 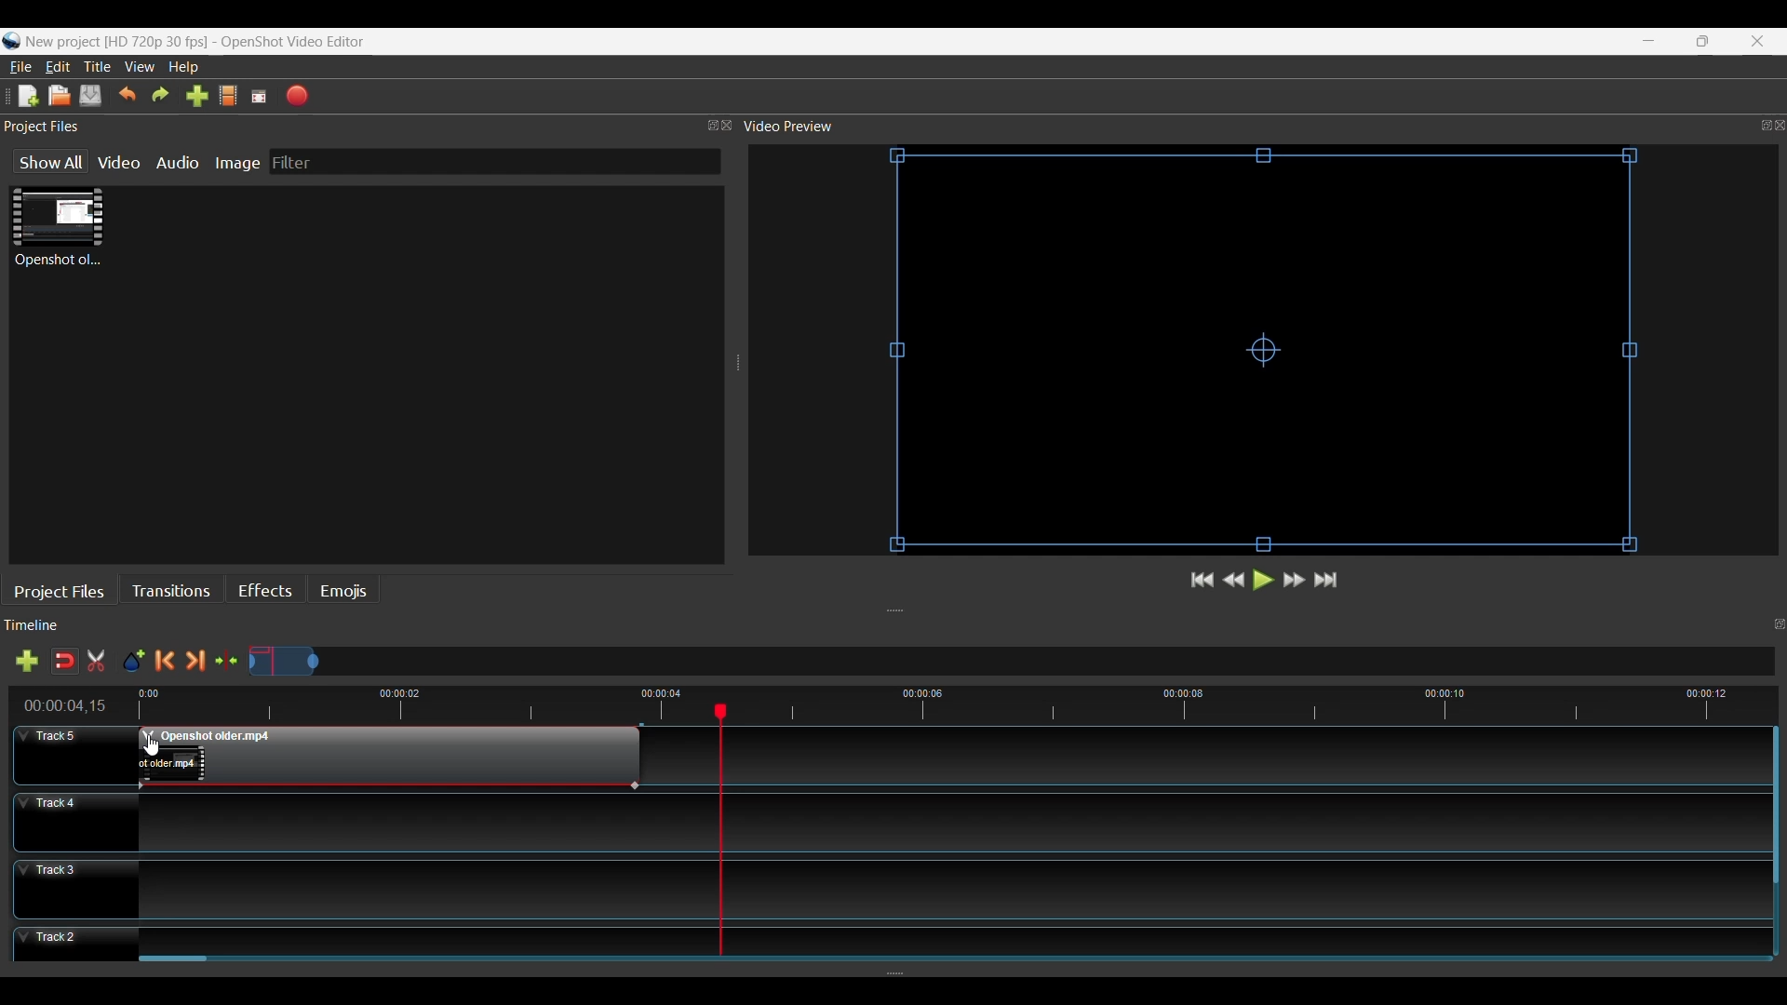 What do you see at coordinates (945, 889) in the screenshot?
I see `Track Panel` at bounding box center [945, 889].